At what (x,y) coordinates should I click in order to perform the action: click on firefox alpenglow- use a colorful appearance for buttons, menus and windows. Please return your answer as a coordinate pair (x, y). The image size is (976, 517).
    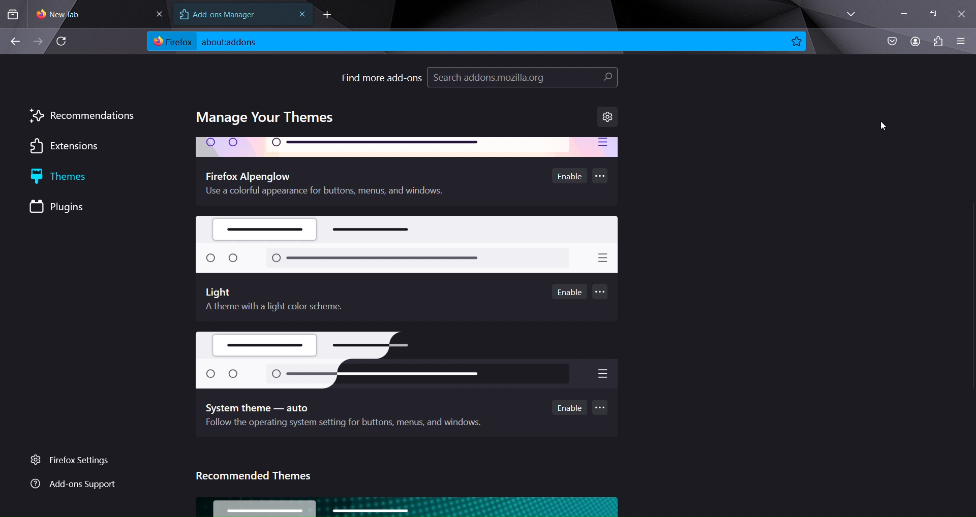
    Looking at the image, I should click on (341, 183).